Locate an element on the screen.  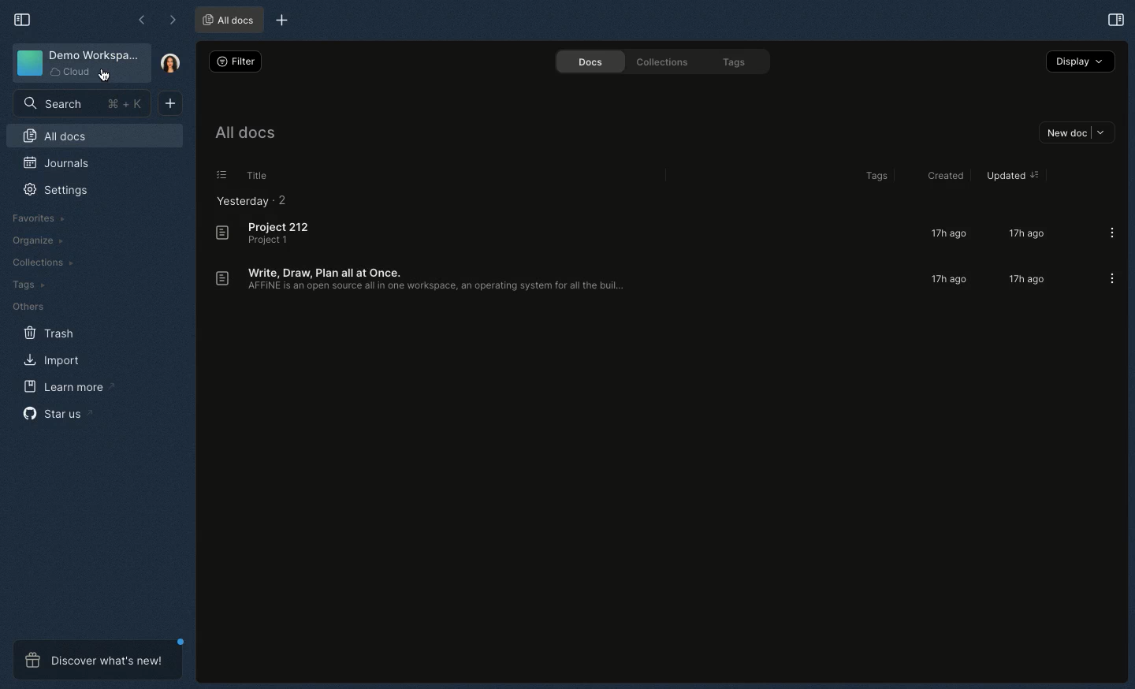
Demo workspace is located at coordinates (79, 63).